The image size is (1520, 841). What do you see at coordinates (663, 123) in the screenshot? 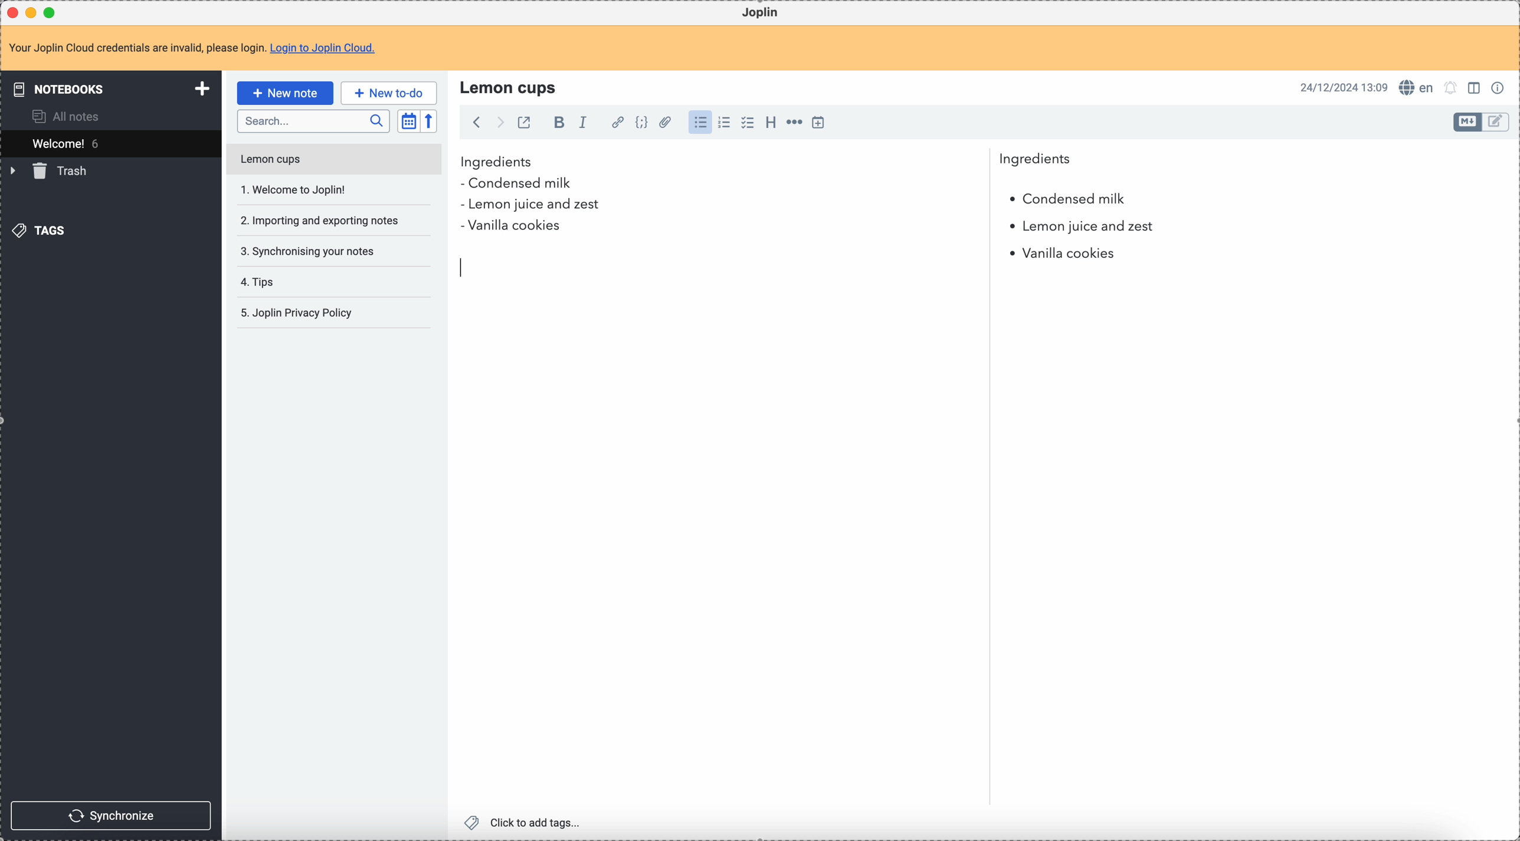
I see `attach file` at bounding box center [663, 123].